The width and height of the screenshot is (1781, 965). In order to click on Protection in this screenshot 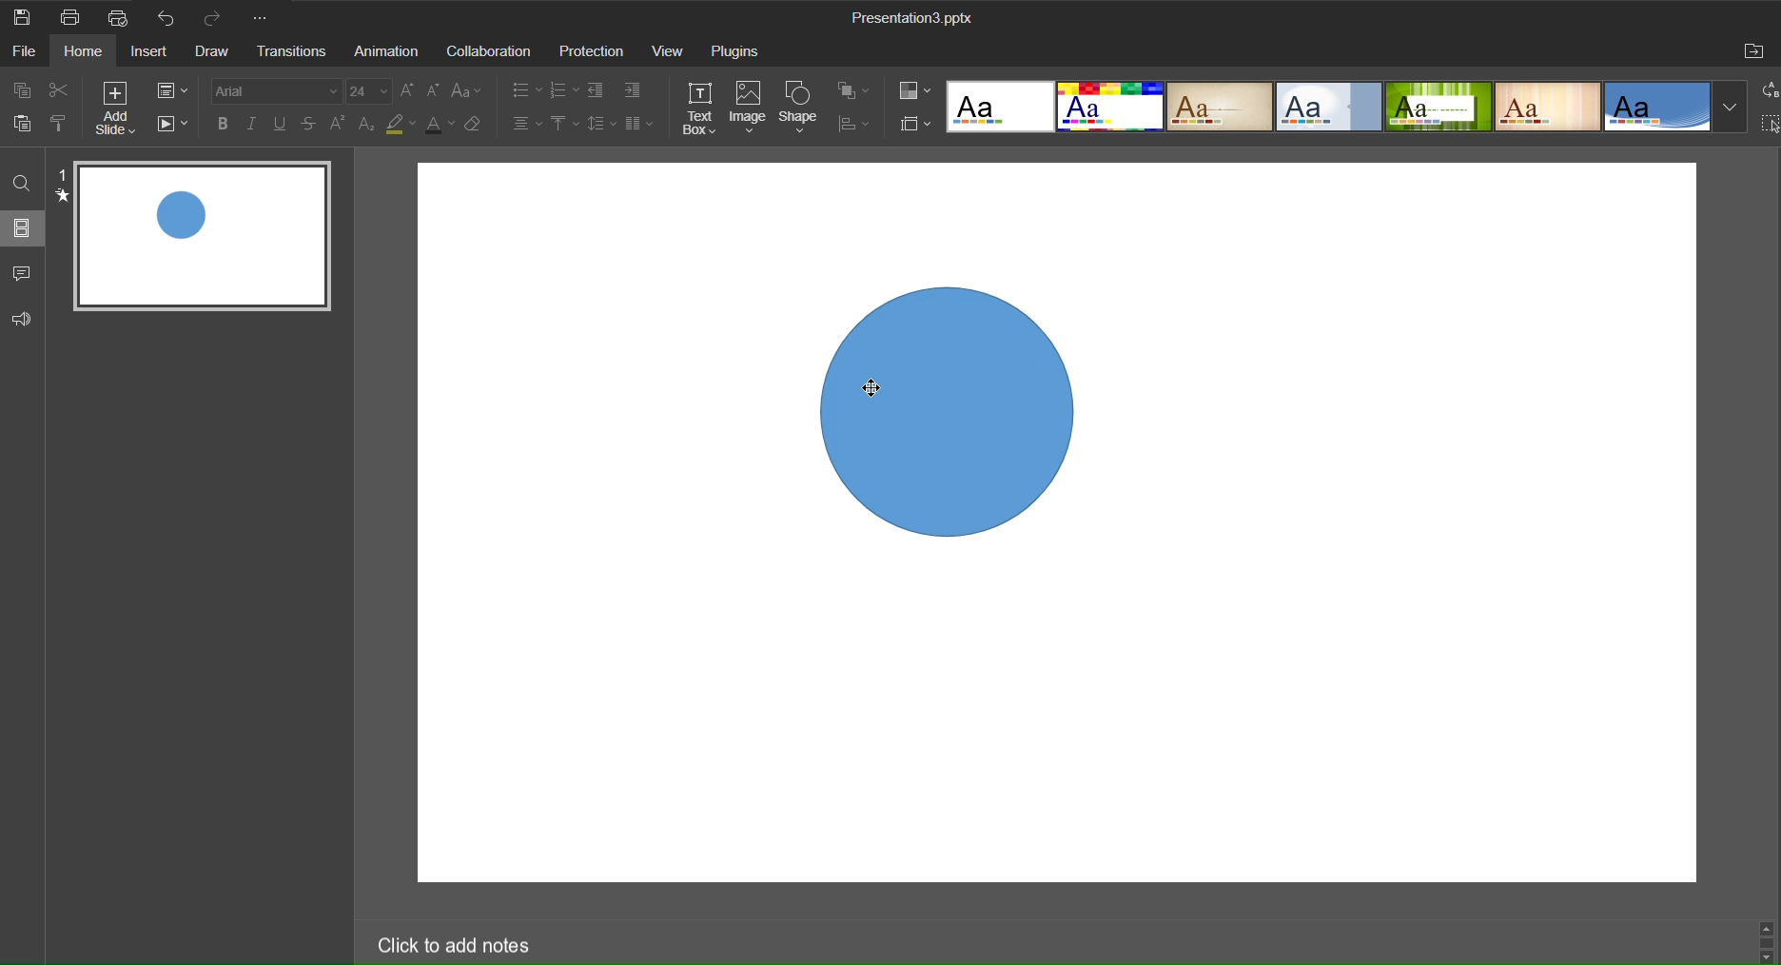, I will do `click(590, 52)`.